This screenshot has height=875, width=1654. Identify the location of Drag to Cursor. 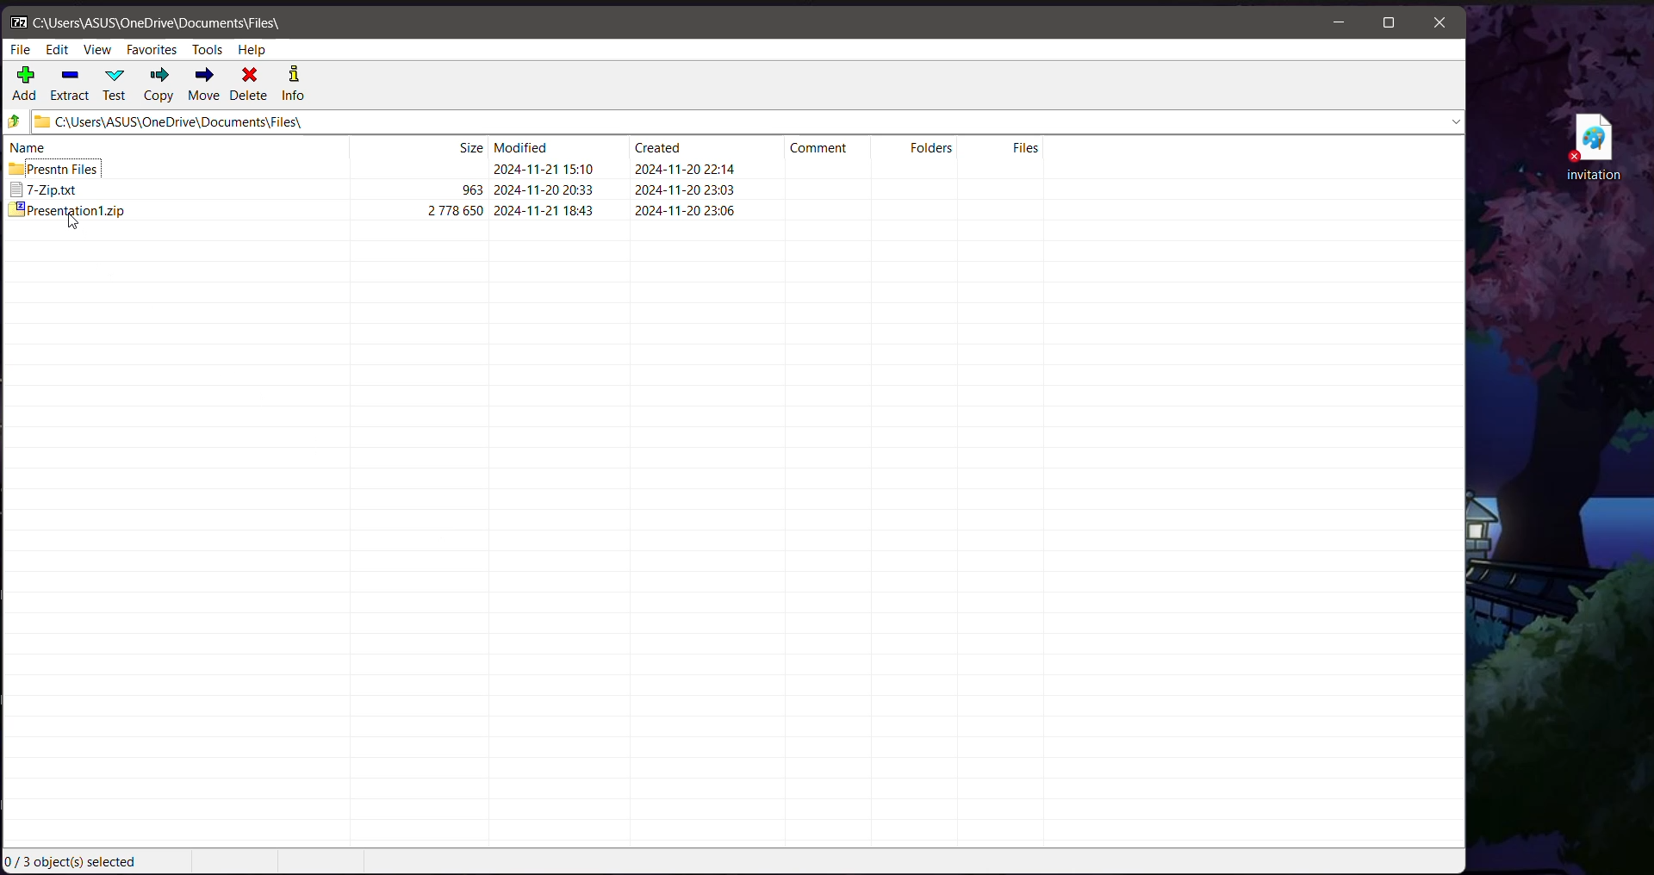
(72, 223).